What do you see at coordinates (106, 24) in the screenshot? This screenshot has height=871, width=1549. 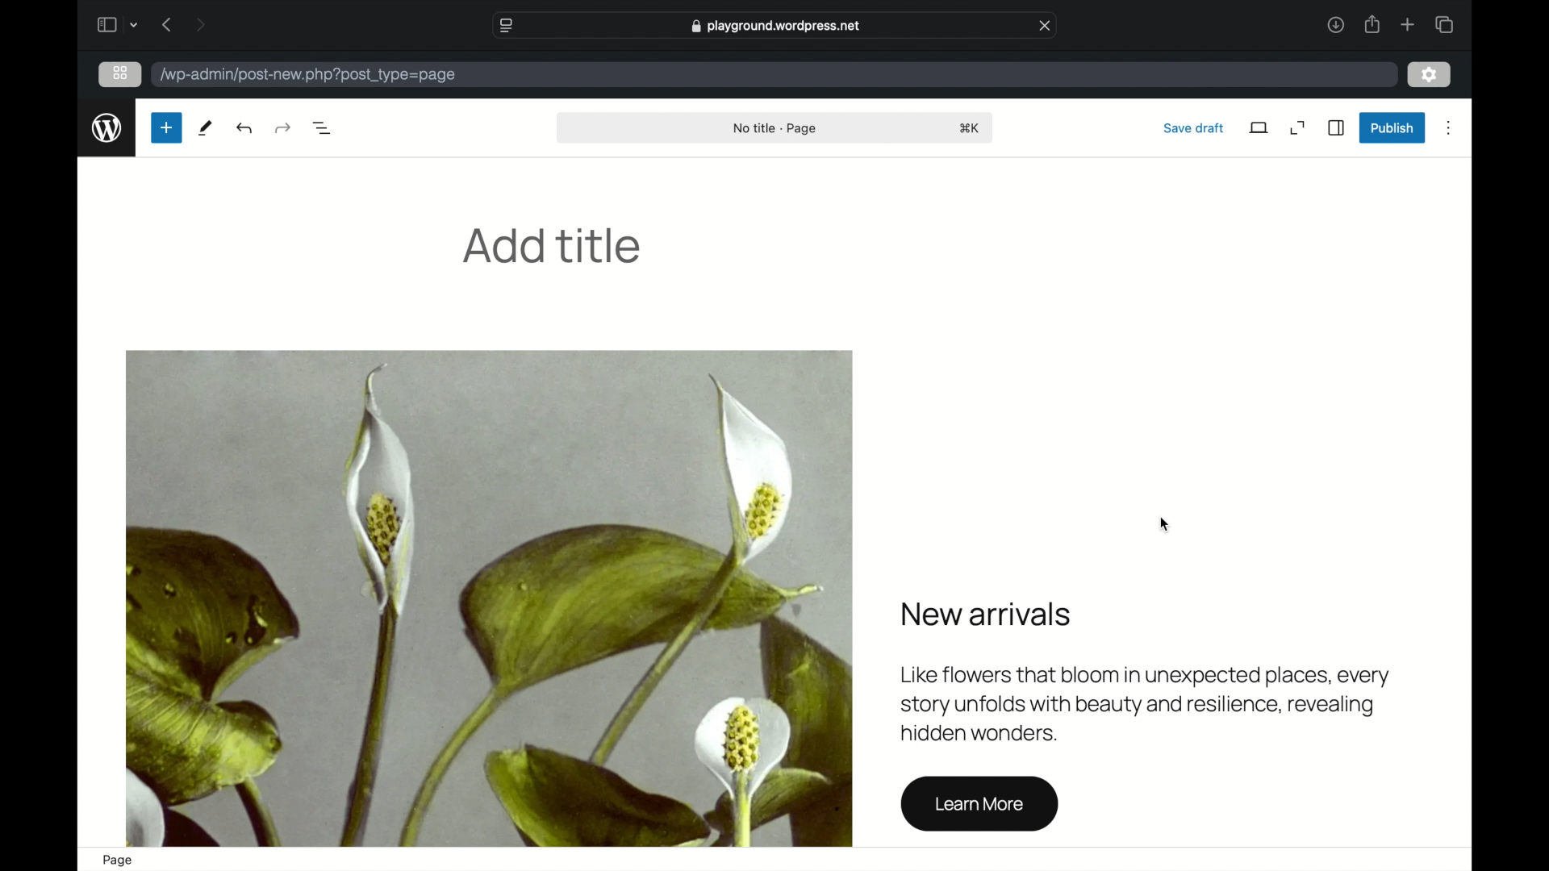 I see `sidebar` at bounding box center [106, 24].